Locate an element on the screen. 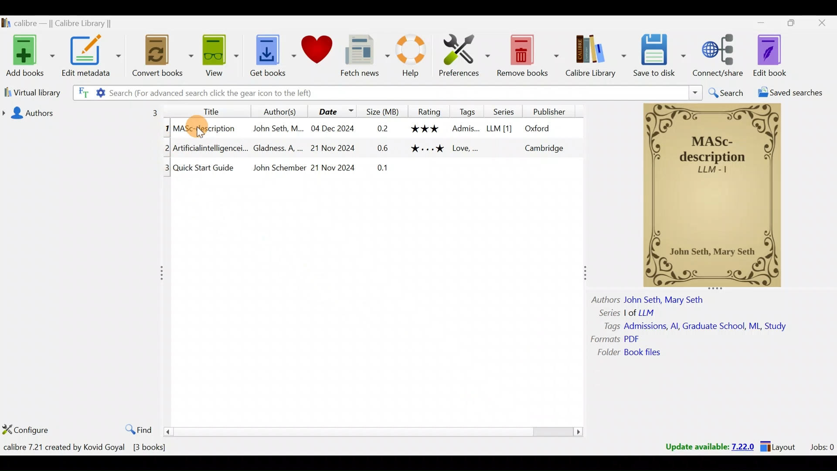   is located at coordinates (606, 353).